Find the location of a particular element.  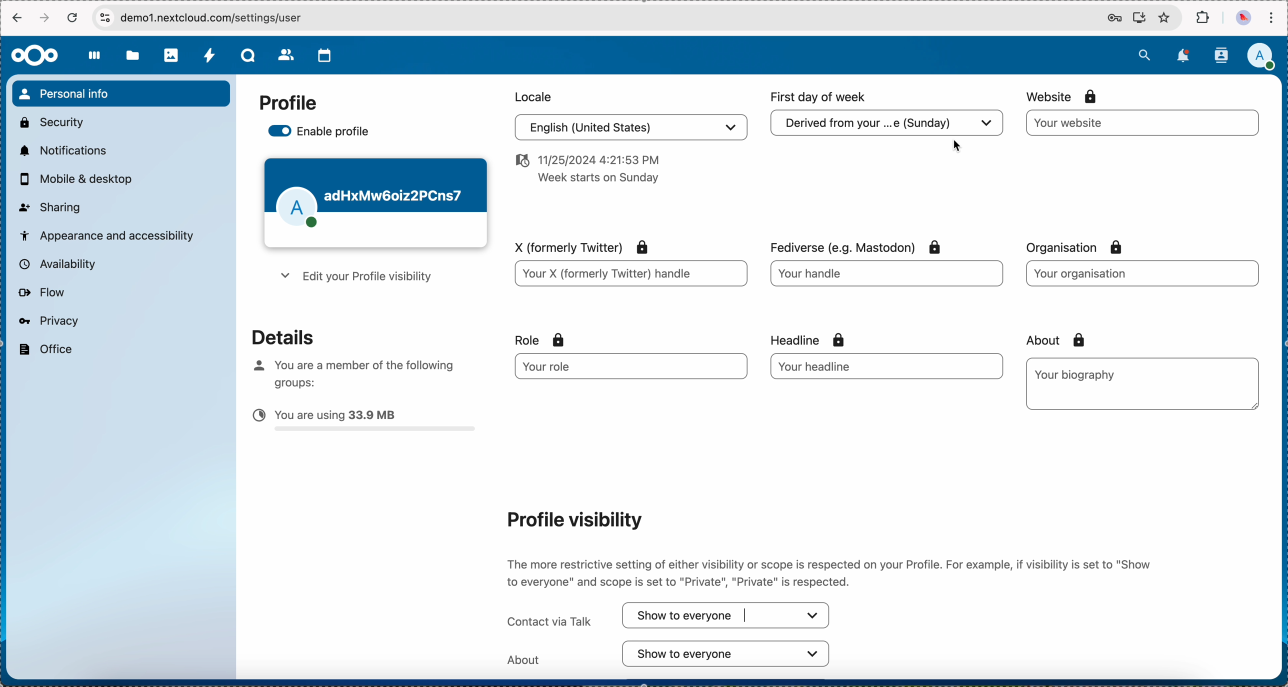

about is located at coordinates (1052, 340).